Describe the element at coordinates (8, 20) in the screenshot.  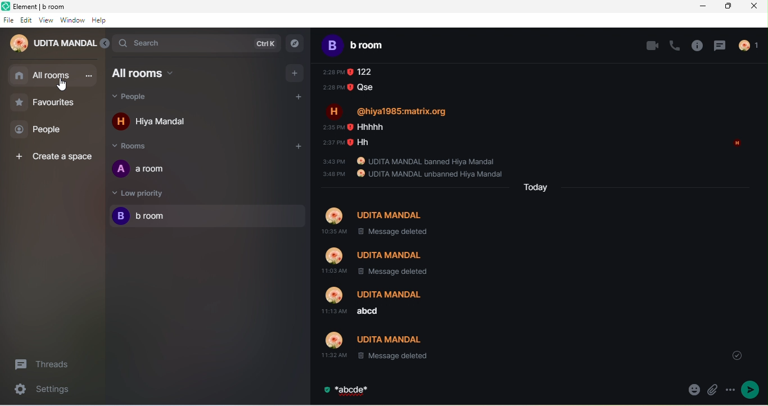
I see `file` at that location.